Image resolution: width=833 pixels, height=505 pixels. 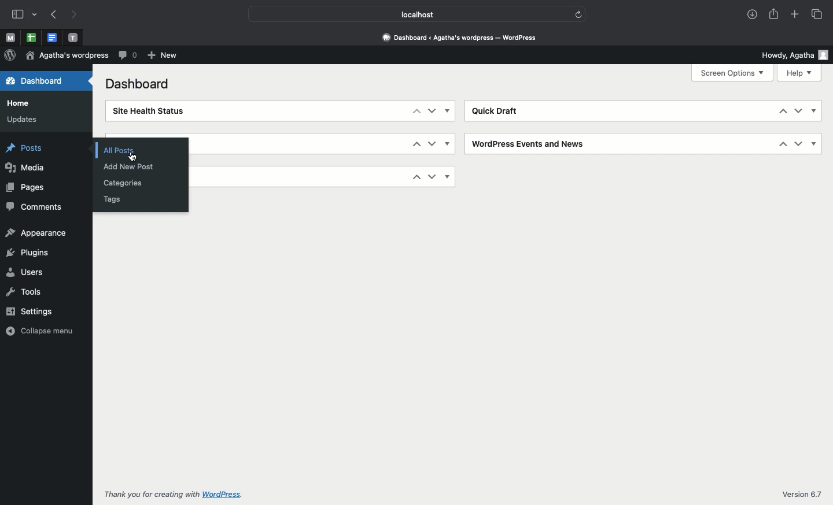 What do you see at coordinates (410, 177) in the screenshot?
I see `Up` at bounding box center [410, 177].